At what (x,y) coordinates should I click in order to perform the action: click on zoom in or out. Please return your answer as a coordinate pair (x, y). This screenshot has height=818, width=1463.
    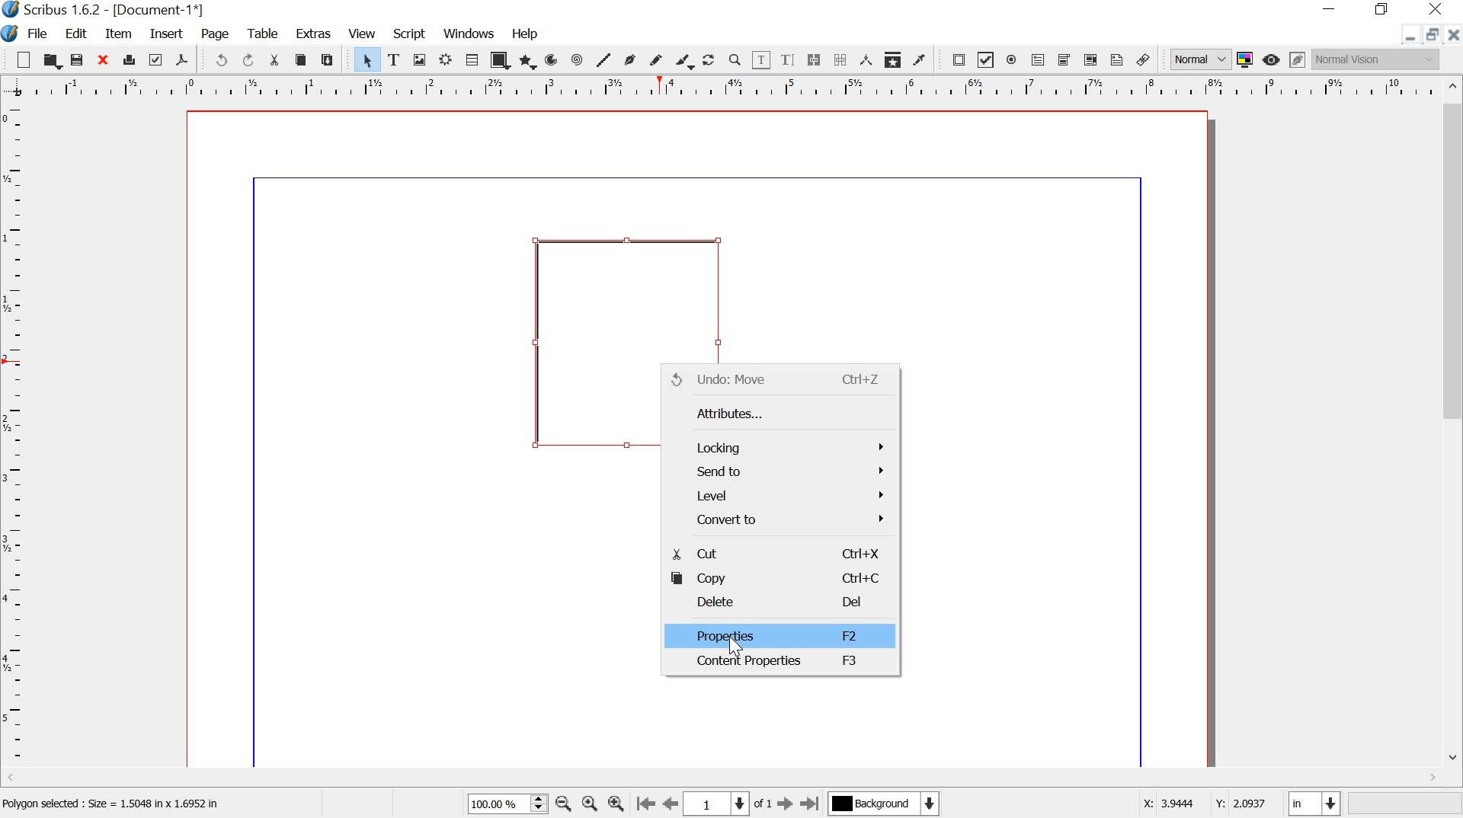
    Looking at the image, I should click on (735, 61).